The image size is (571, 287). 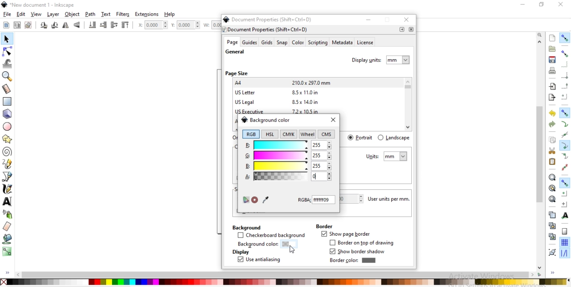 I want to click on bordercolor, so click(x=352, y=260).